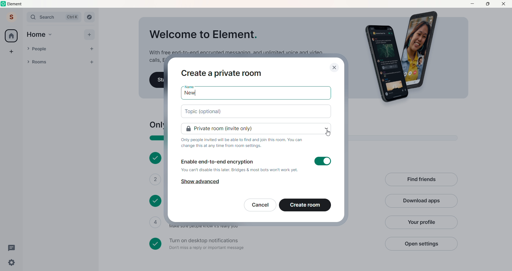 The width and height of the screenshot is (512, 271). I want to click on People, so click(58, 49).